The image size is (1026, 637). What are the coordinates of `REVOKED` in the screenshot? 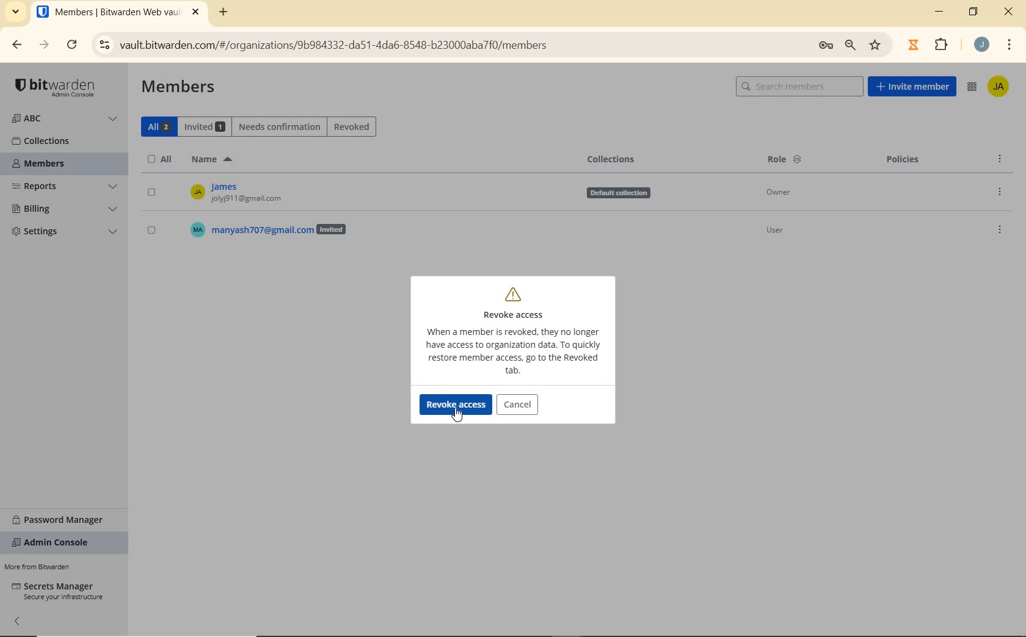 It's located at (352, 126).